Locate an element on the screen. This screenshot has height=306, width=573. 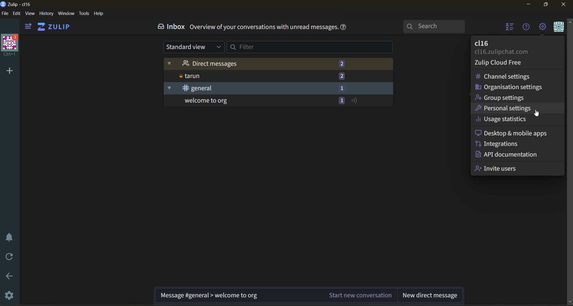
window is located at coordinates (66, 13).